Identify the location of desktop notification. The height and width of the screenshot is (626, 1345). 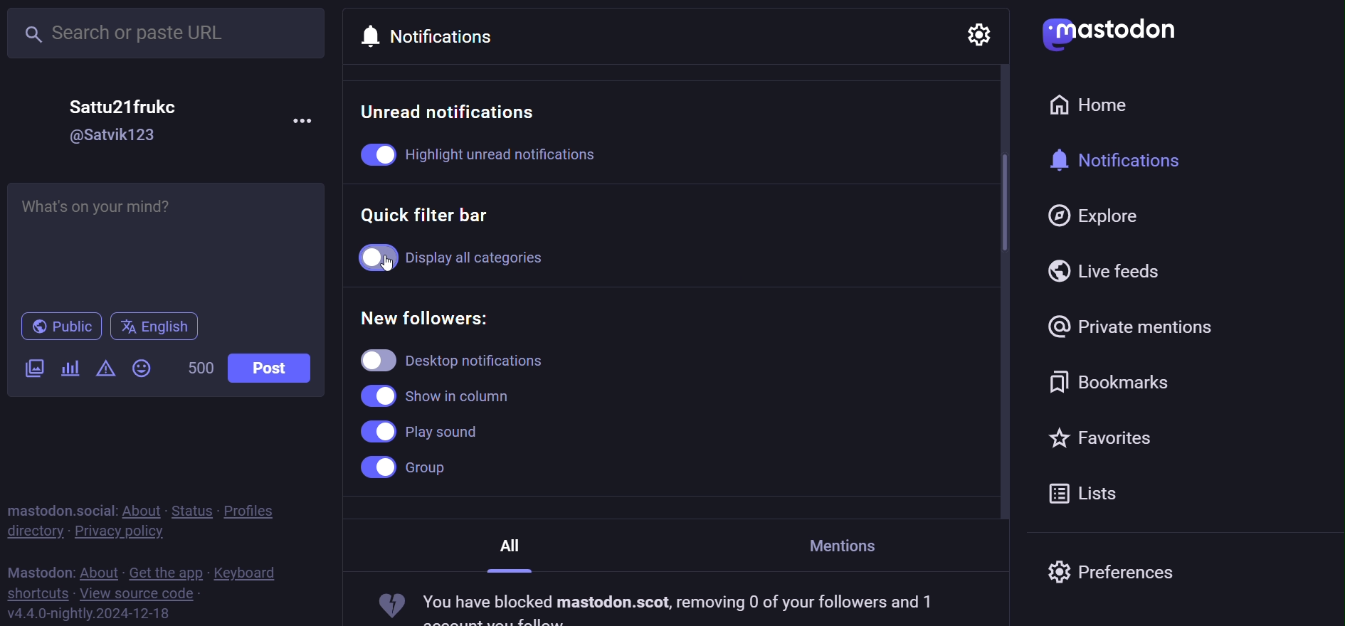
(476, 359).